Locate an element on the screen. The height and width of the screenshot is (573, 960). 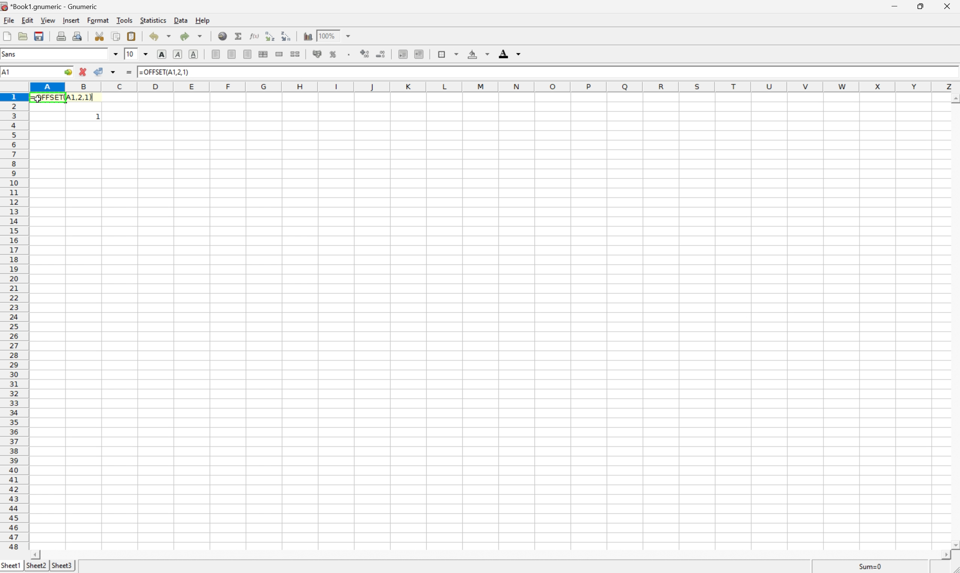
copy is located at coordinates (117, 34).